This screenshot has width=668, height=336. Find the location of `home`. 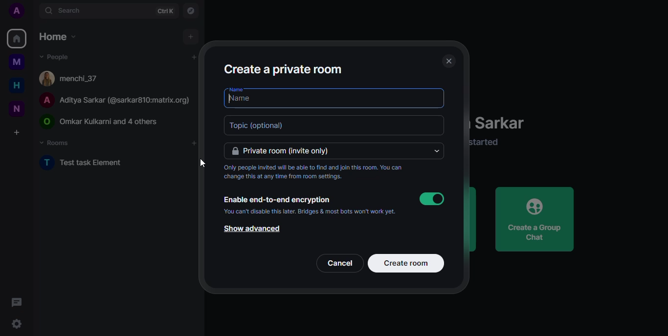

home is located at coordinates (16, 39).